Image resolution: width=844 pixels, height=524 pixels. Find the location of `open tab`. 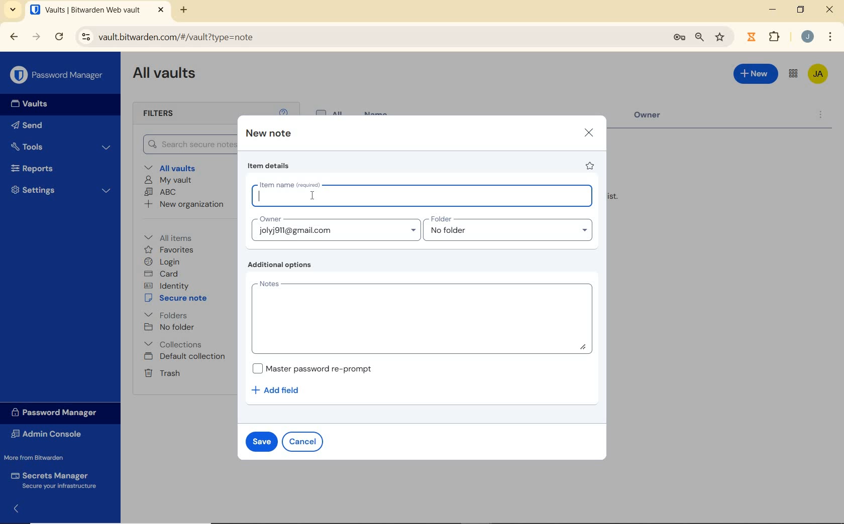

open tab is located at coordinates (97, 10).